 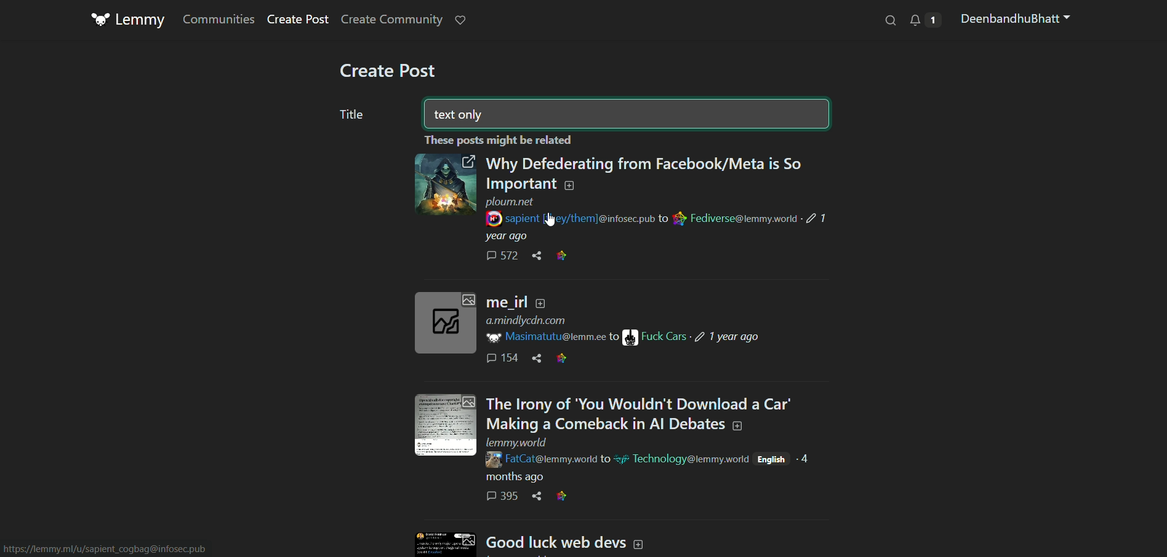 I want to click on Add, so click(x=540, y=303).